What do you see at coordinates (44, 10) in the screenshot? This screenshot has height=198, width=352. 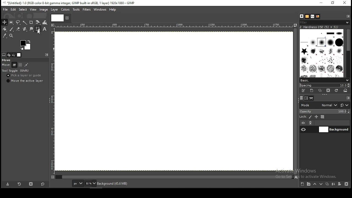 I see `image` at bounding box center [44, 10].